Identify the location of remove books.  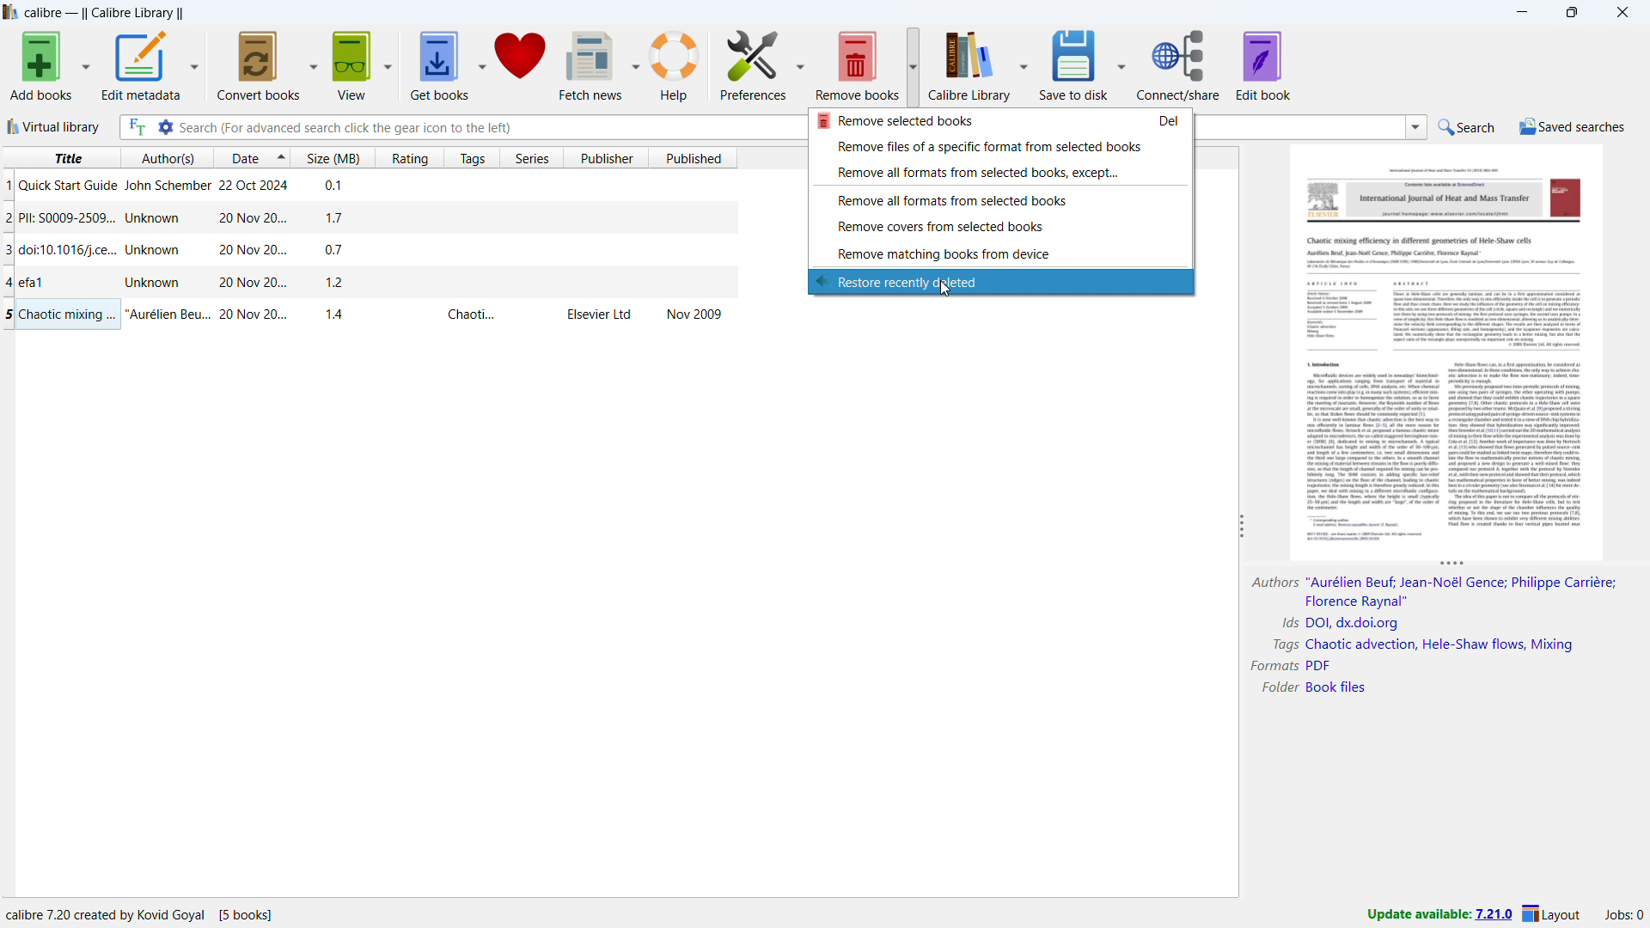
(858, 67).